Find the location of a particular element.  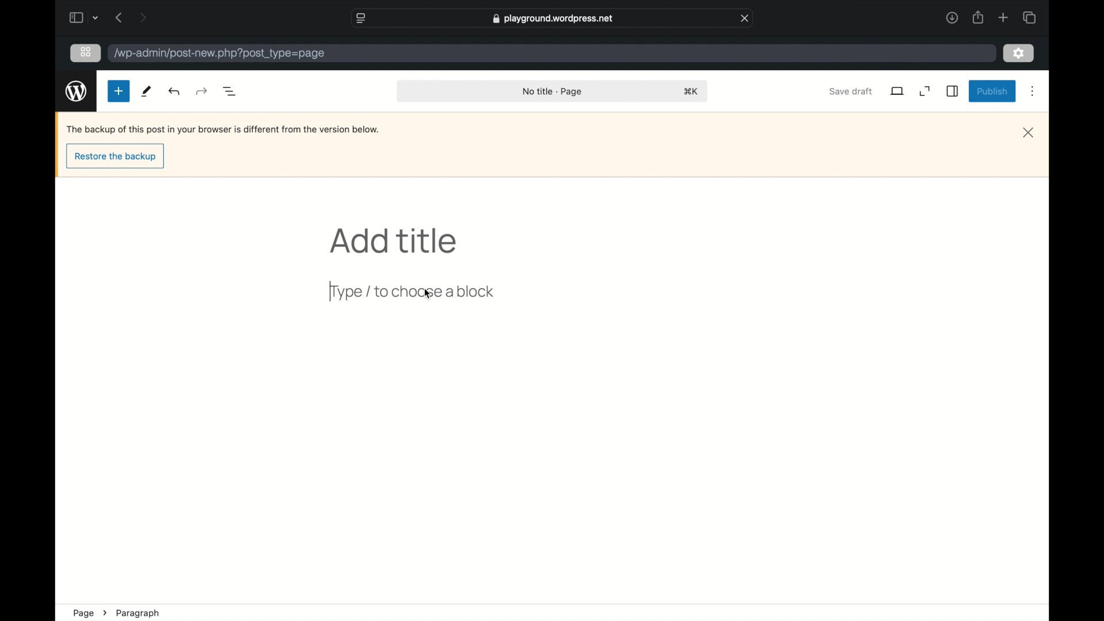

grid view is located at coordinates (86, 52).